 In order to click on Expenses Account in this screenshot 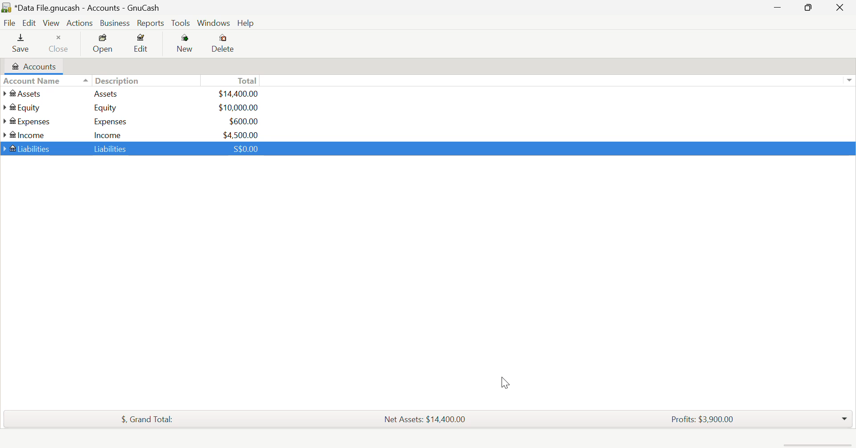, I will do `click(26, 121)`.